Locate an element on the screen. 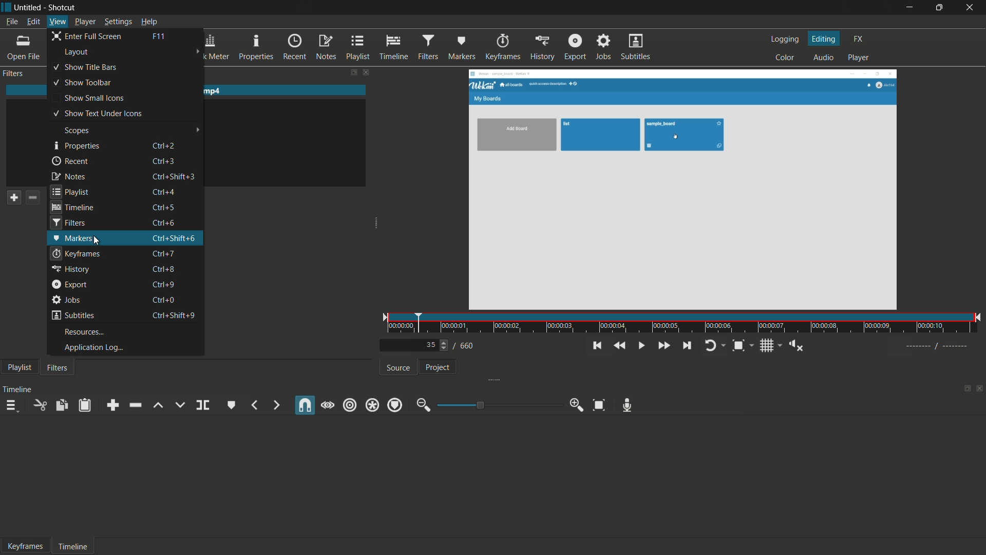 The image size is (986, 555). toggle play or pause is located at coordinates (640, 346).